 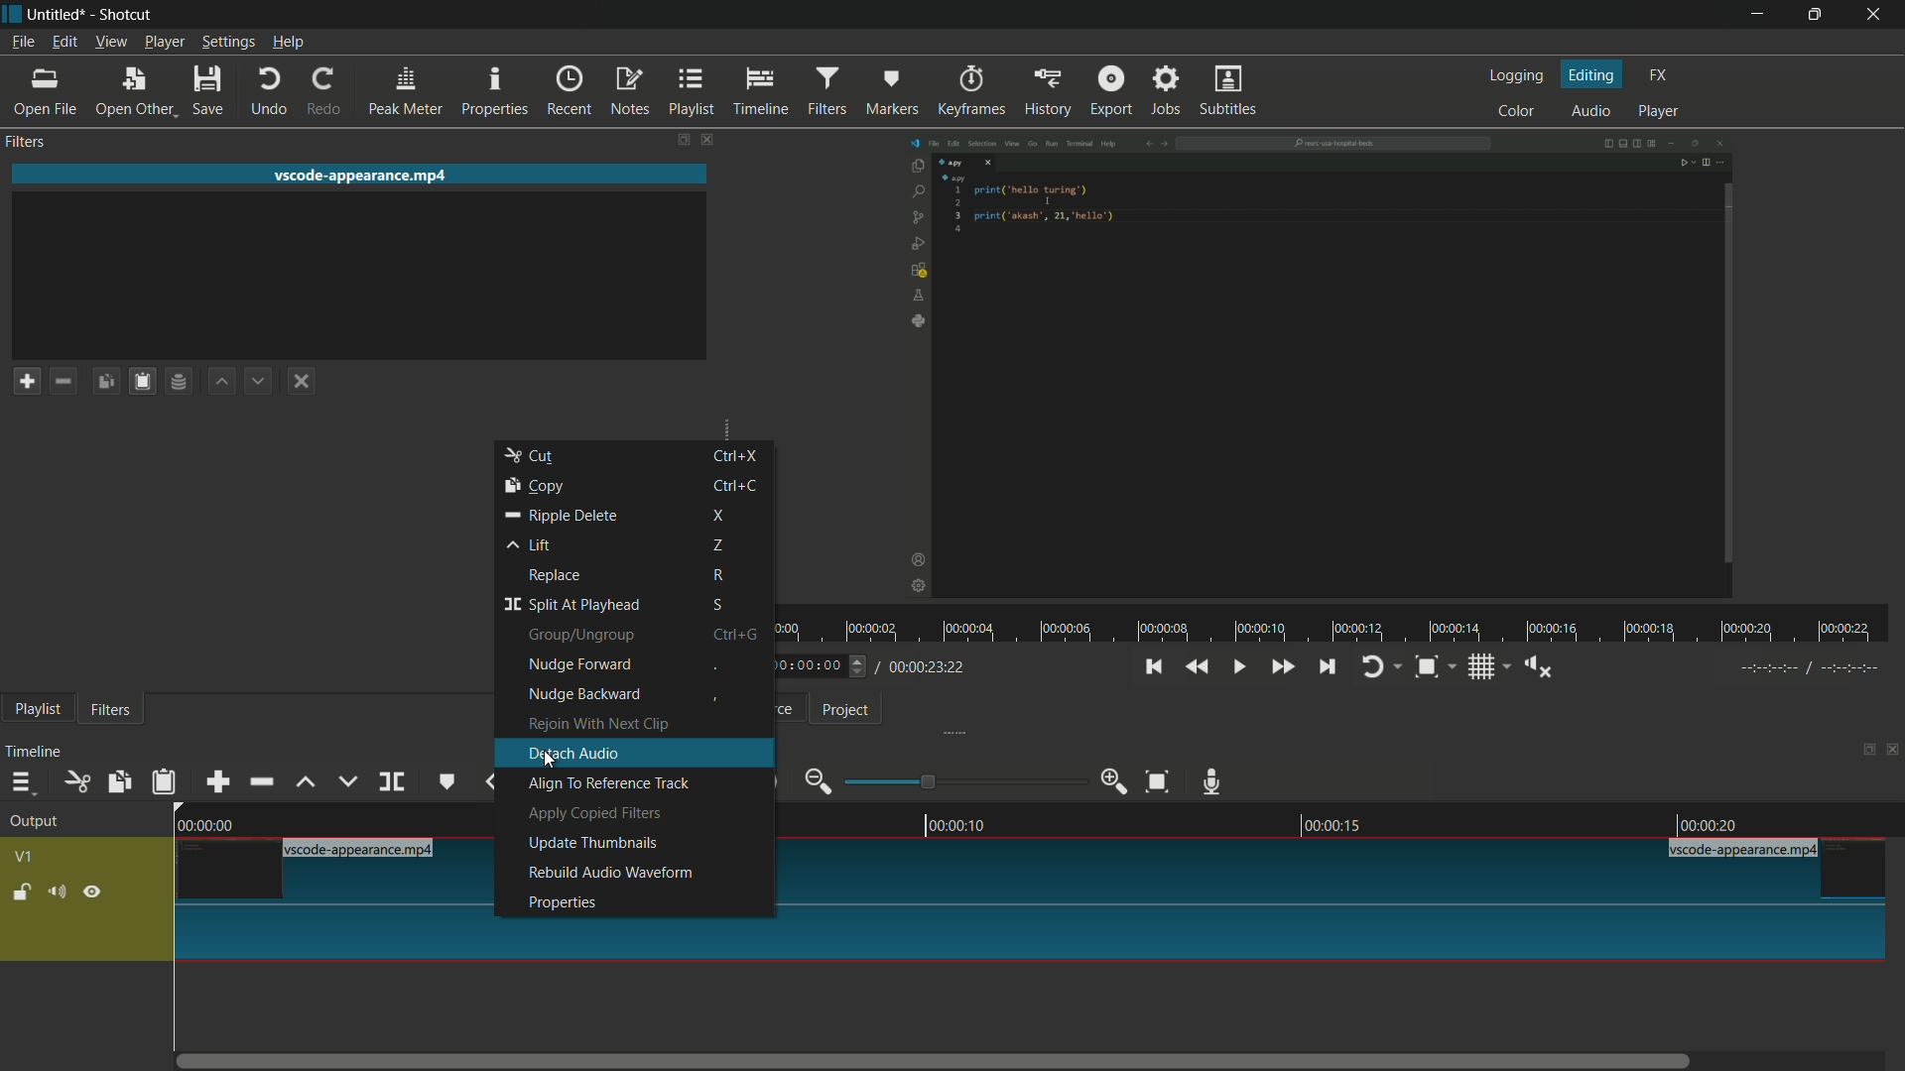 What do you see at coordinates (27, 143) in the screenshot?
I see `filters` at bounding box center [27, 143].